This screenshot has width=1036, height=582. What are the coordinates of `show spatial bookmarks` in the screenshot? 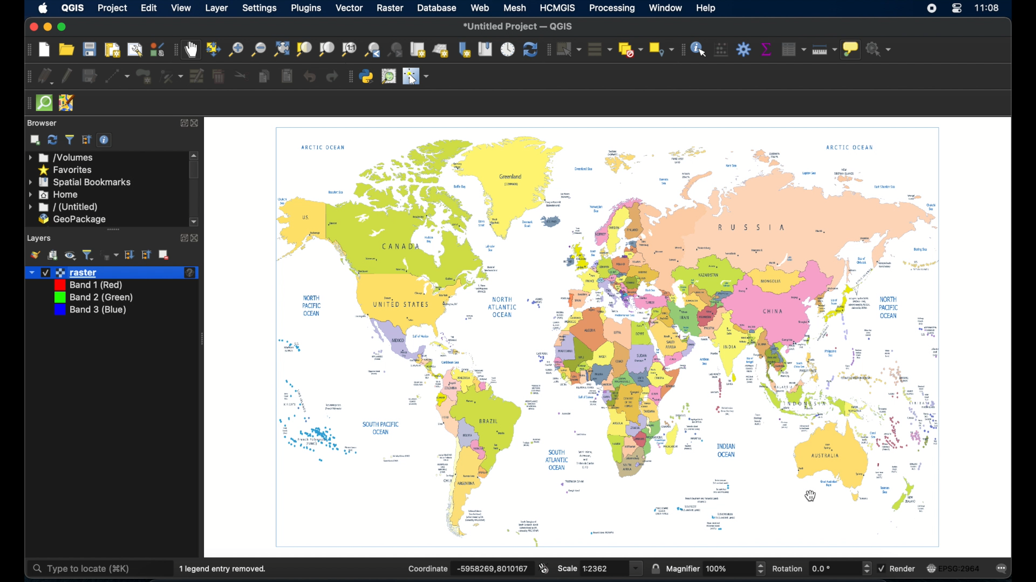 It's located at (485, 49).